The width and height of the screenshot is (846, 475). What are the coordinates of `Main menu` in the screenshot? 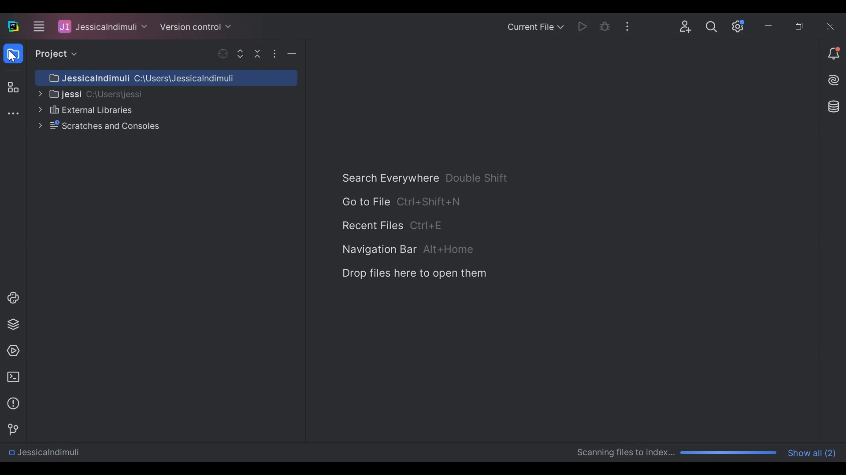 It's located at (36, 26).